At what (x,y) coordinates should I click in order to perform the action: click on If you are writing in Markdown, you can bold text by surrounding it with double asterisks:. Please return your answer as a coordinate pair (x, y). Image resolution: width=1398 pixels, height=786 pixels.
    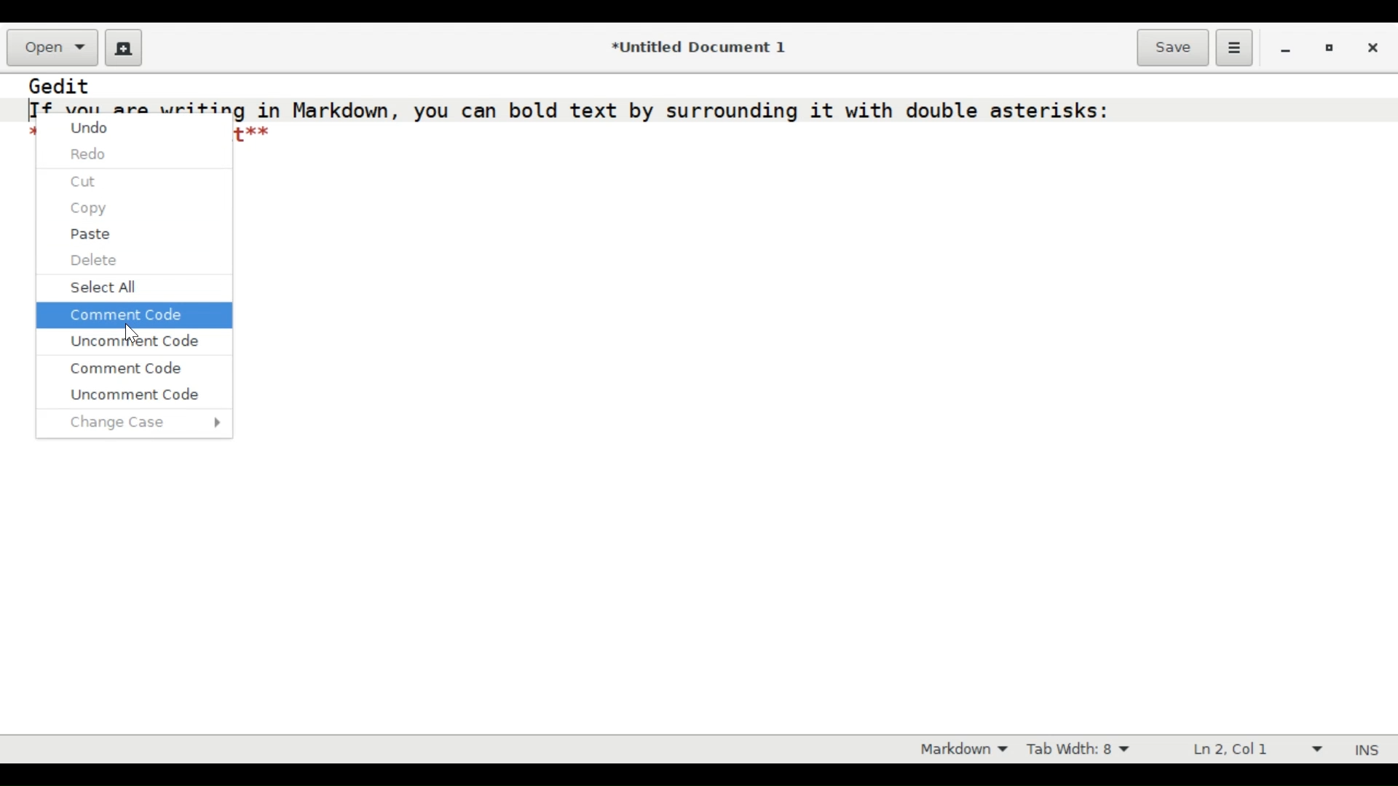
    Looking at the image, I should click on (569, 109).